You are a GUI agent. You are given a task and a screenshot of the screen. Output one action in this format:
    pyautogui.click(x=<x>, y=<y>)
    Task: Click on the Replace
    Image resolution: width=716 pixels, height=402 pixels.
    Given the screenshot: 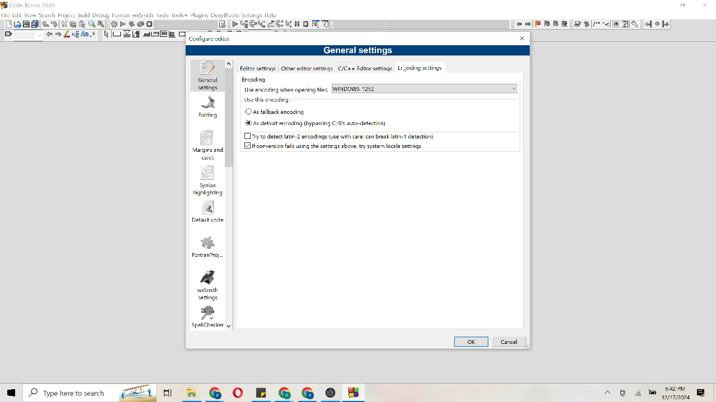 What is the action you would take?
    pyautogui.click(x=102, y=24)
    